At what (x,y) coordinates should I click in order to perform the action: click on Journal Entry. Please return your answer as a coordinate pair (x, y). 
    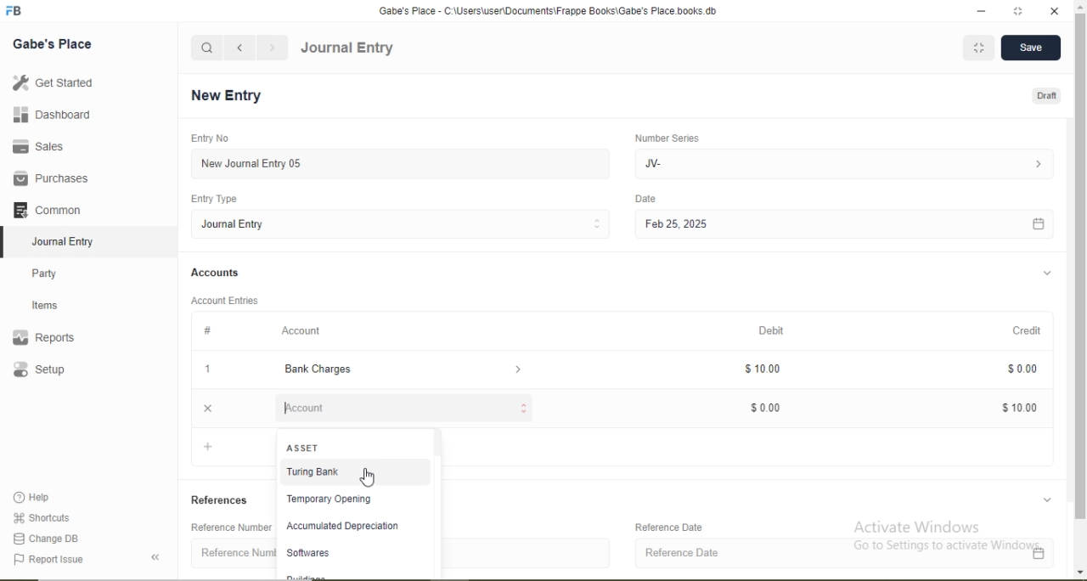
    Looking at the image, I should click on (68, 240).